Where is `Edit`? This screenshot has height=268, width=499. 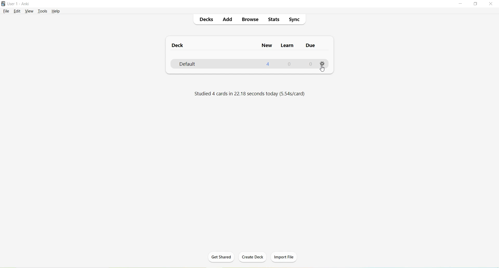
Edit is located at coordinates (17, 11).